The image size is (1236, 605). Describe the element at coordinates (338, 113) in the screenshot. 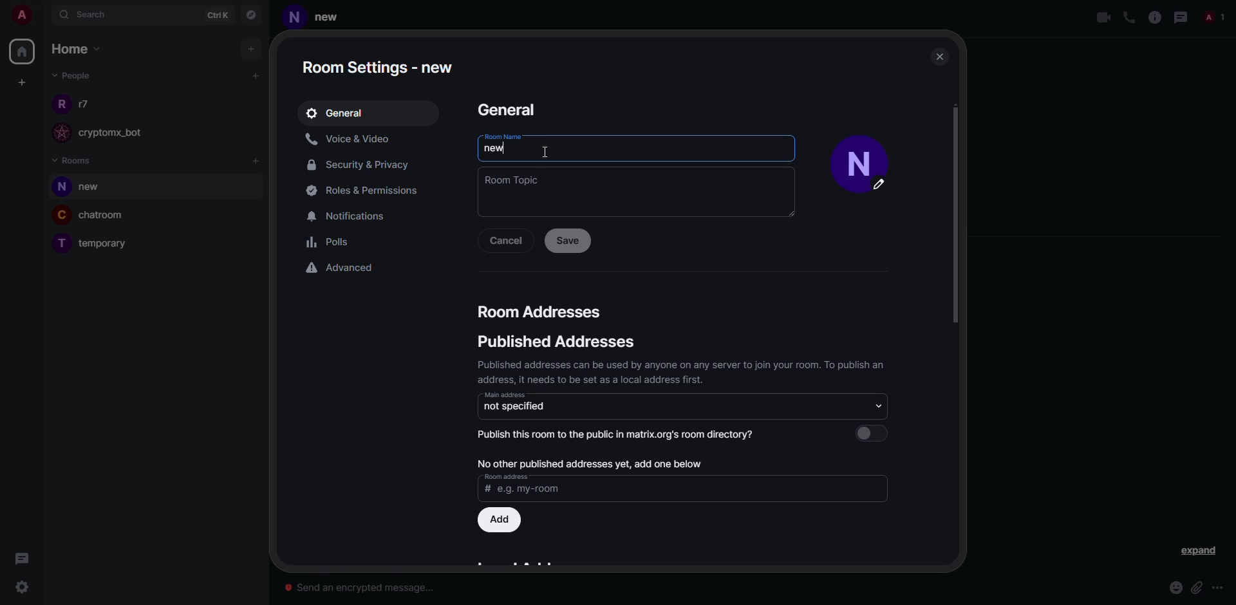

I see `general` at that location.